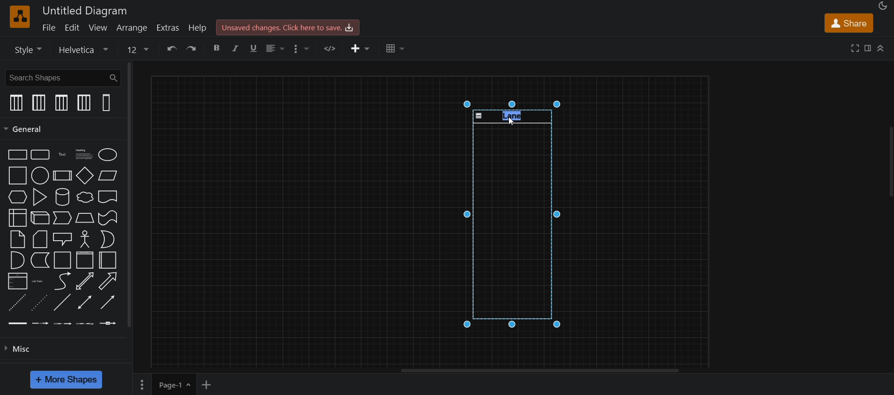 The height and width of the screenshot is (395, 894). Describe the element at coordinates (170, 27) in the screenshot. I see `extras` at that location.